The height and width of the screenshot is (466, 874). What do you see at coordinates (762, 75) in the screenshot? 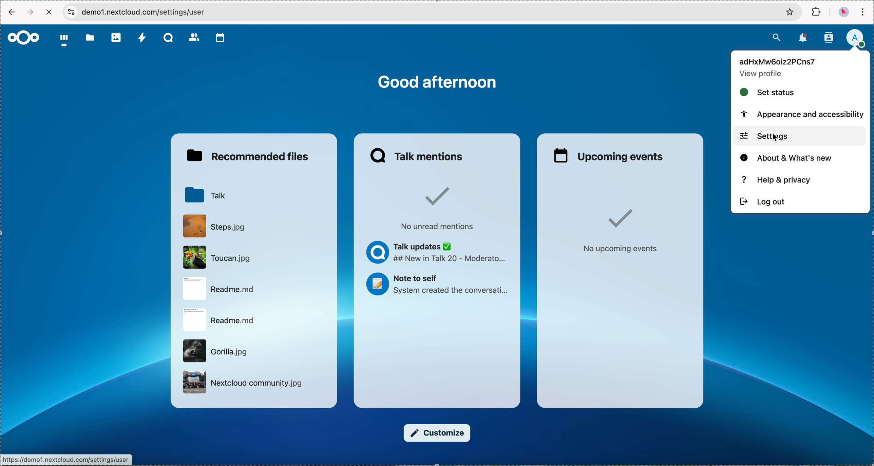
I see `view profile` at bounding box center [762, 75].